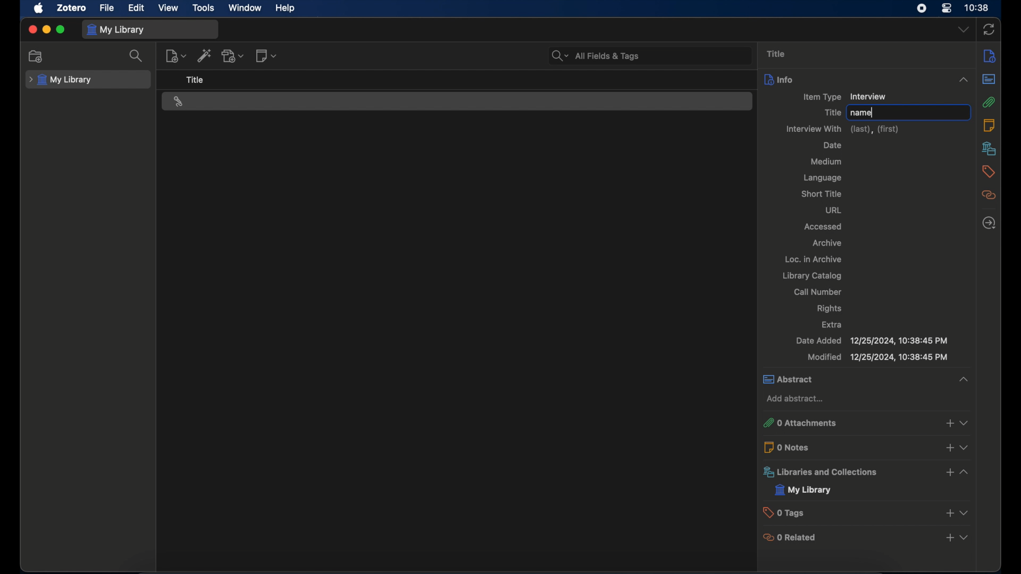 The image size is (1021, 574). Describe the element at coordinates (863, 113) in the screenshot. I see `name` at that location.